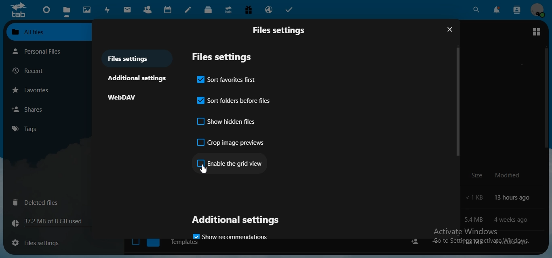 This screenshot has height=258, width=552. I want to click on text, so click(510, 219).